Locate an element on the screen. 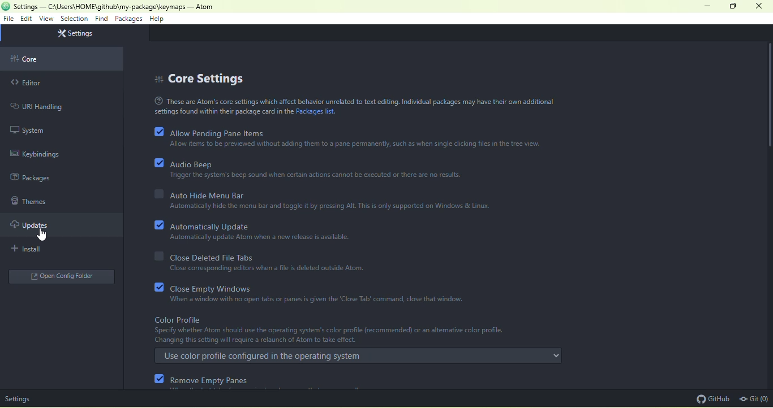 The width and height of the screenshot is (773, 408). close is located at coordinates (761, 6).